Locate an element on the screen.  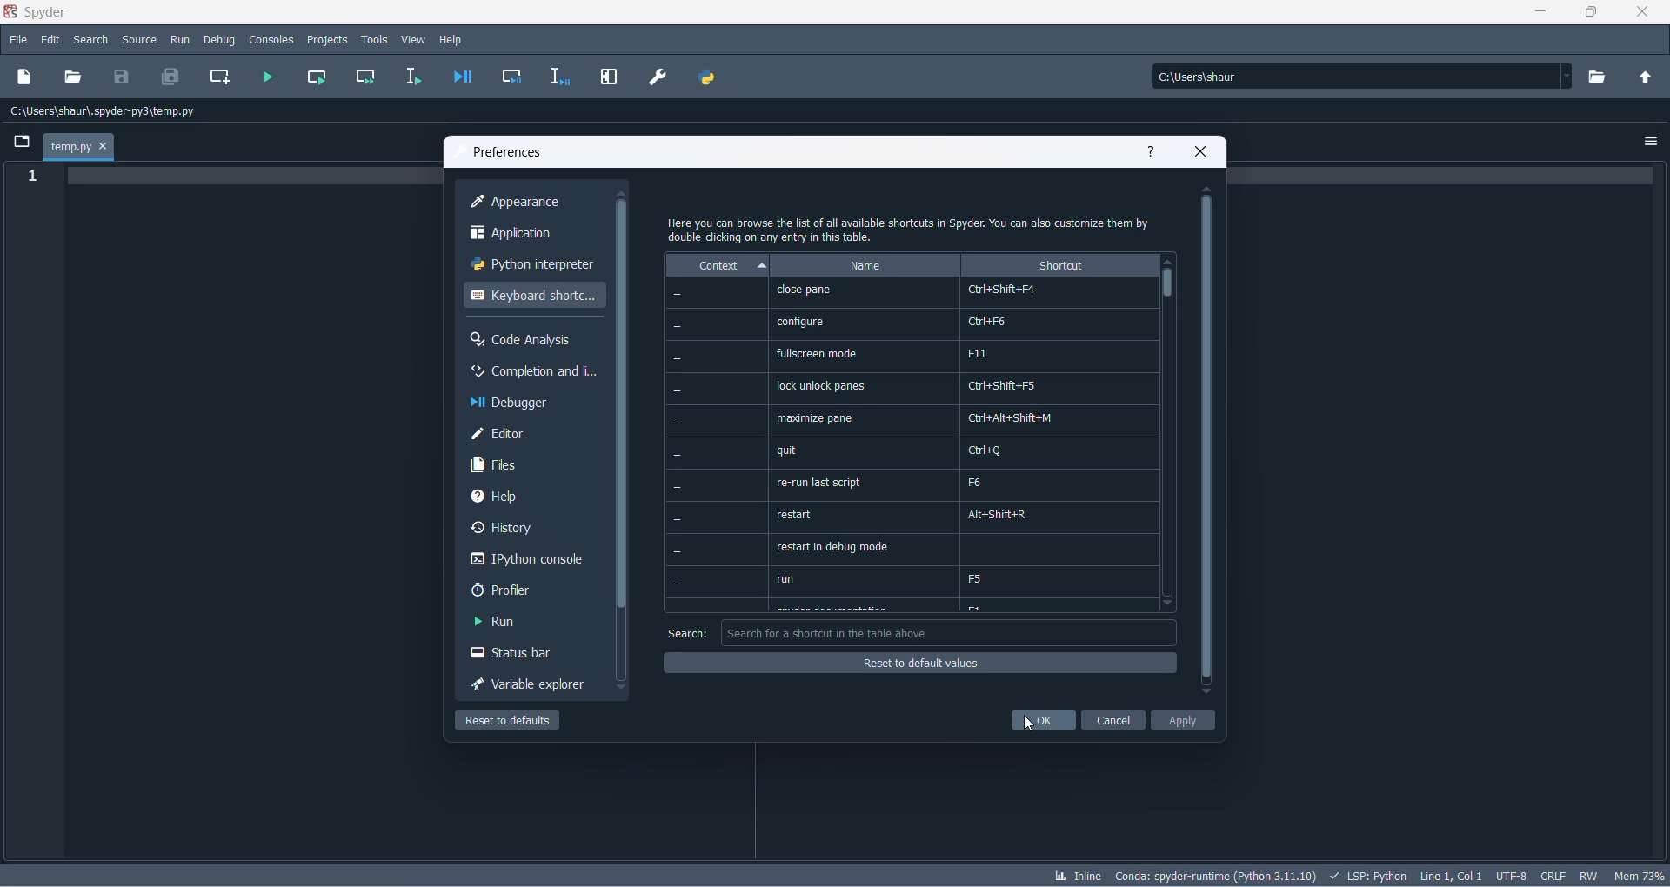
close is located at coordinates (1204, 150).